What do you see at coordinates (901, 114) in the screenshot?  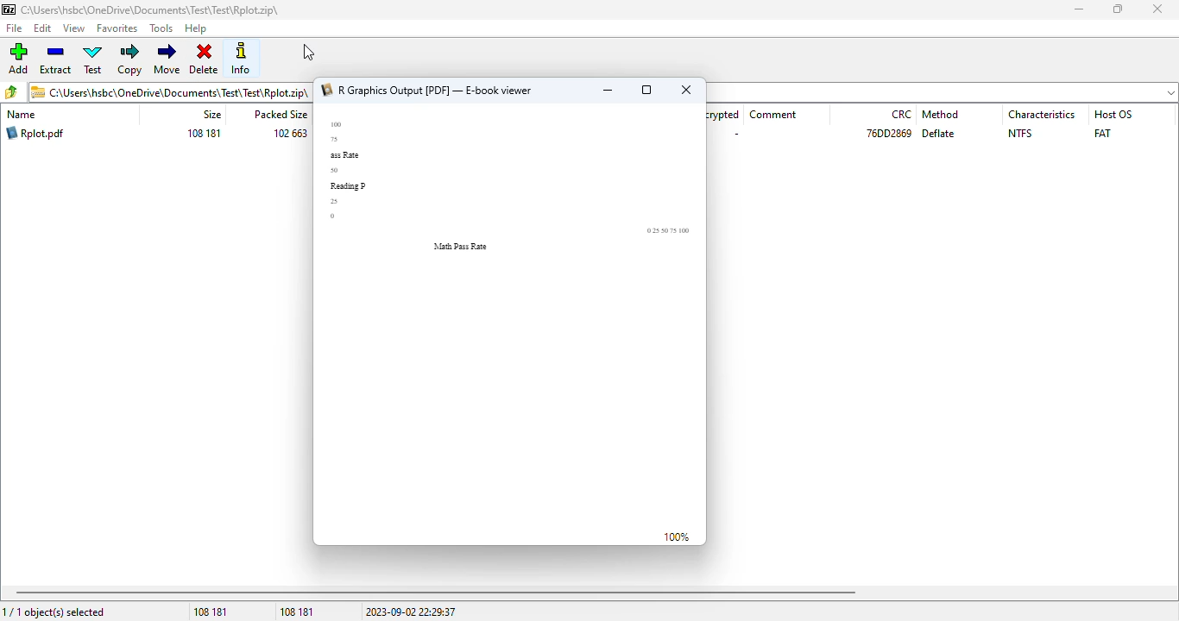 I see `CRC` at bounding box center [901, 114].